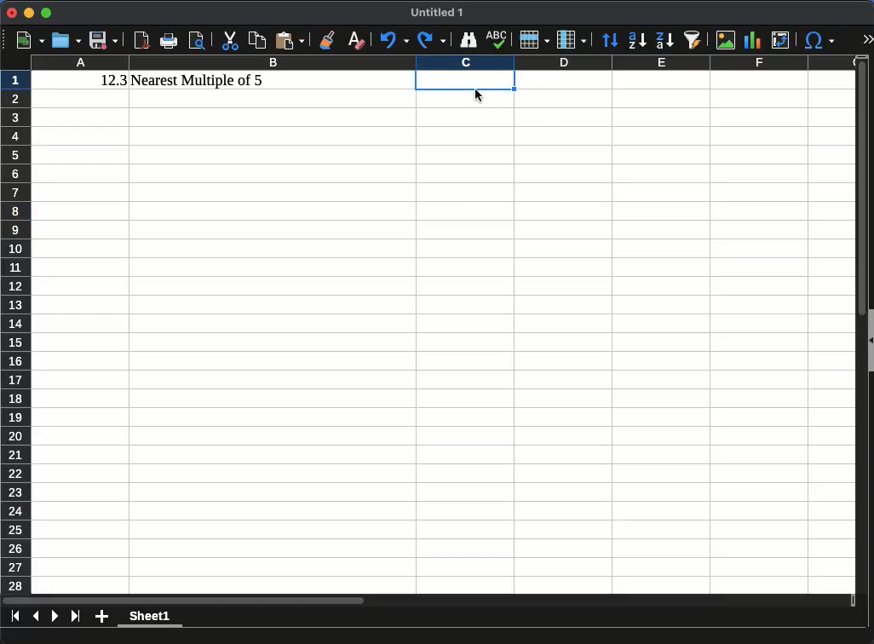  Describe the element at coordinates (142, 41) in the screenshot. I see `pdf reader` at that location.